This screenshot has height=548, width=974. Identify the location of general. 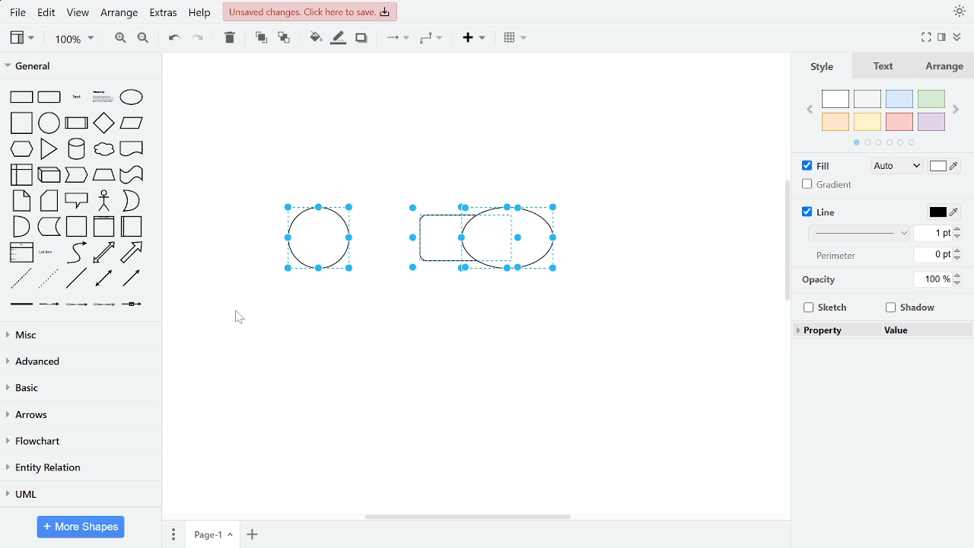
(78, 67).